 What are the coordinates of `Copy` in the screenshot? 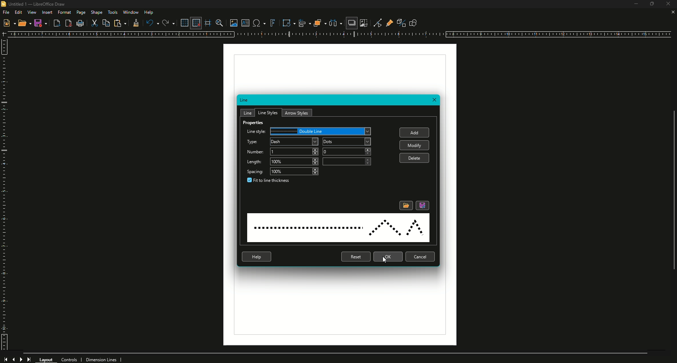 It's located at (107, 23).